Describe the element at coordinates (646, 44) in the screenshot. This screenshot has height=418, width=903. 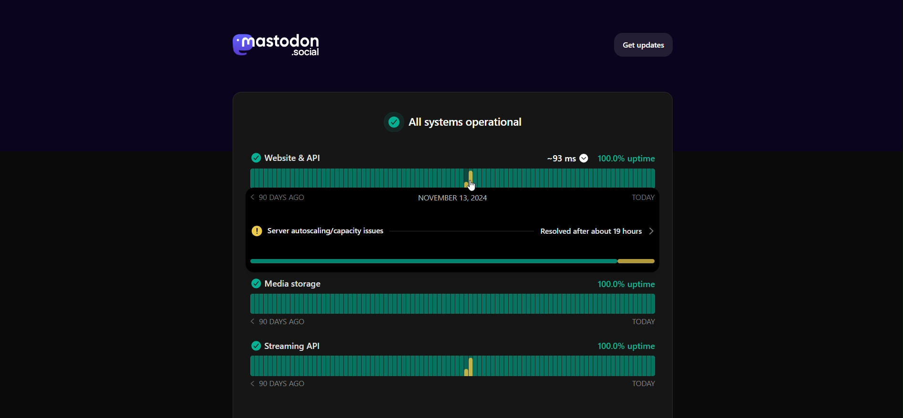
I see `get updates` at that location.